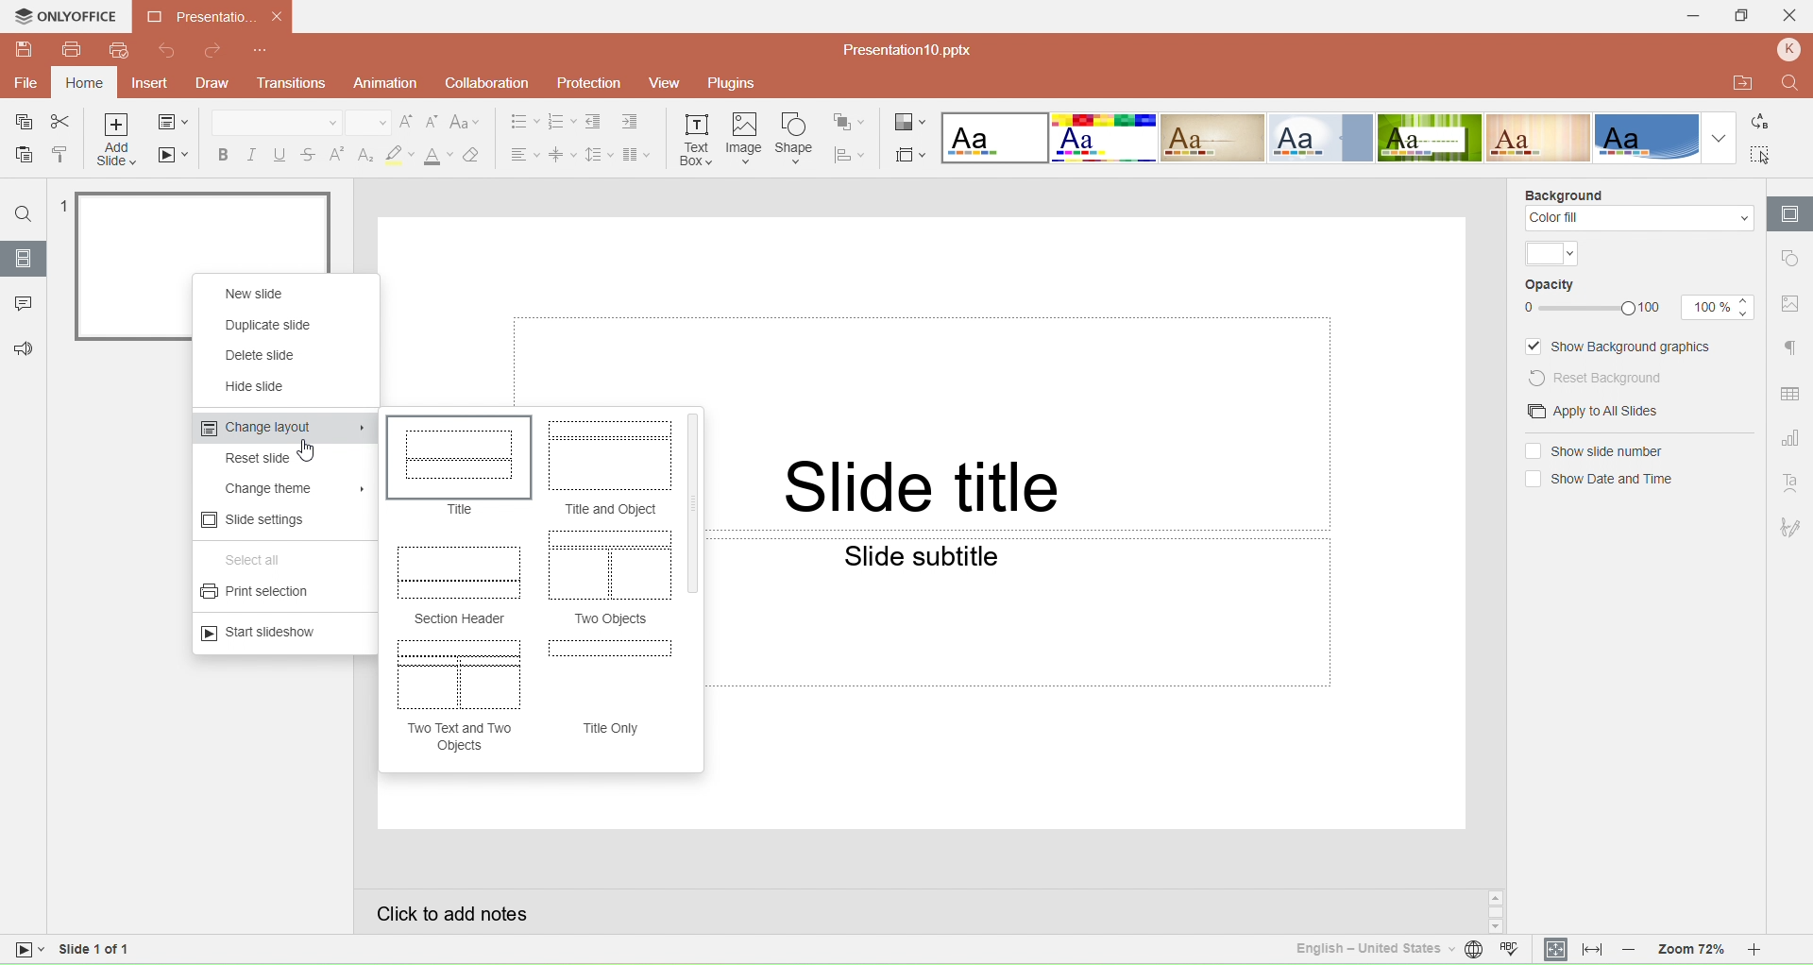 The image size is (1813, 965). Describe the element at coordinates (613, 620) in the screenshot. I see `Two Objects` at that location.